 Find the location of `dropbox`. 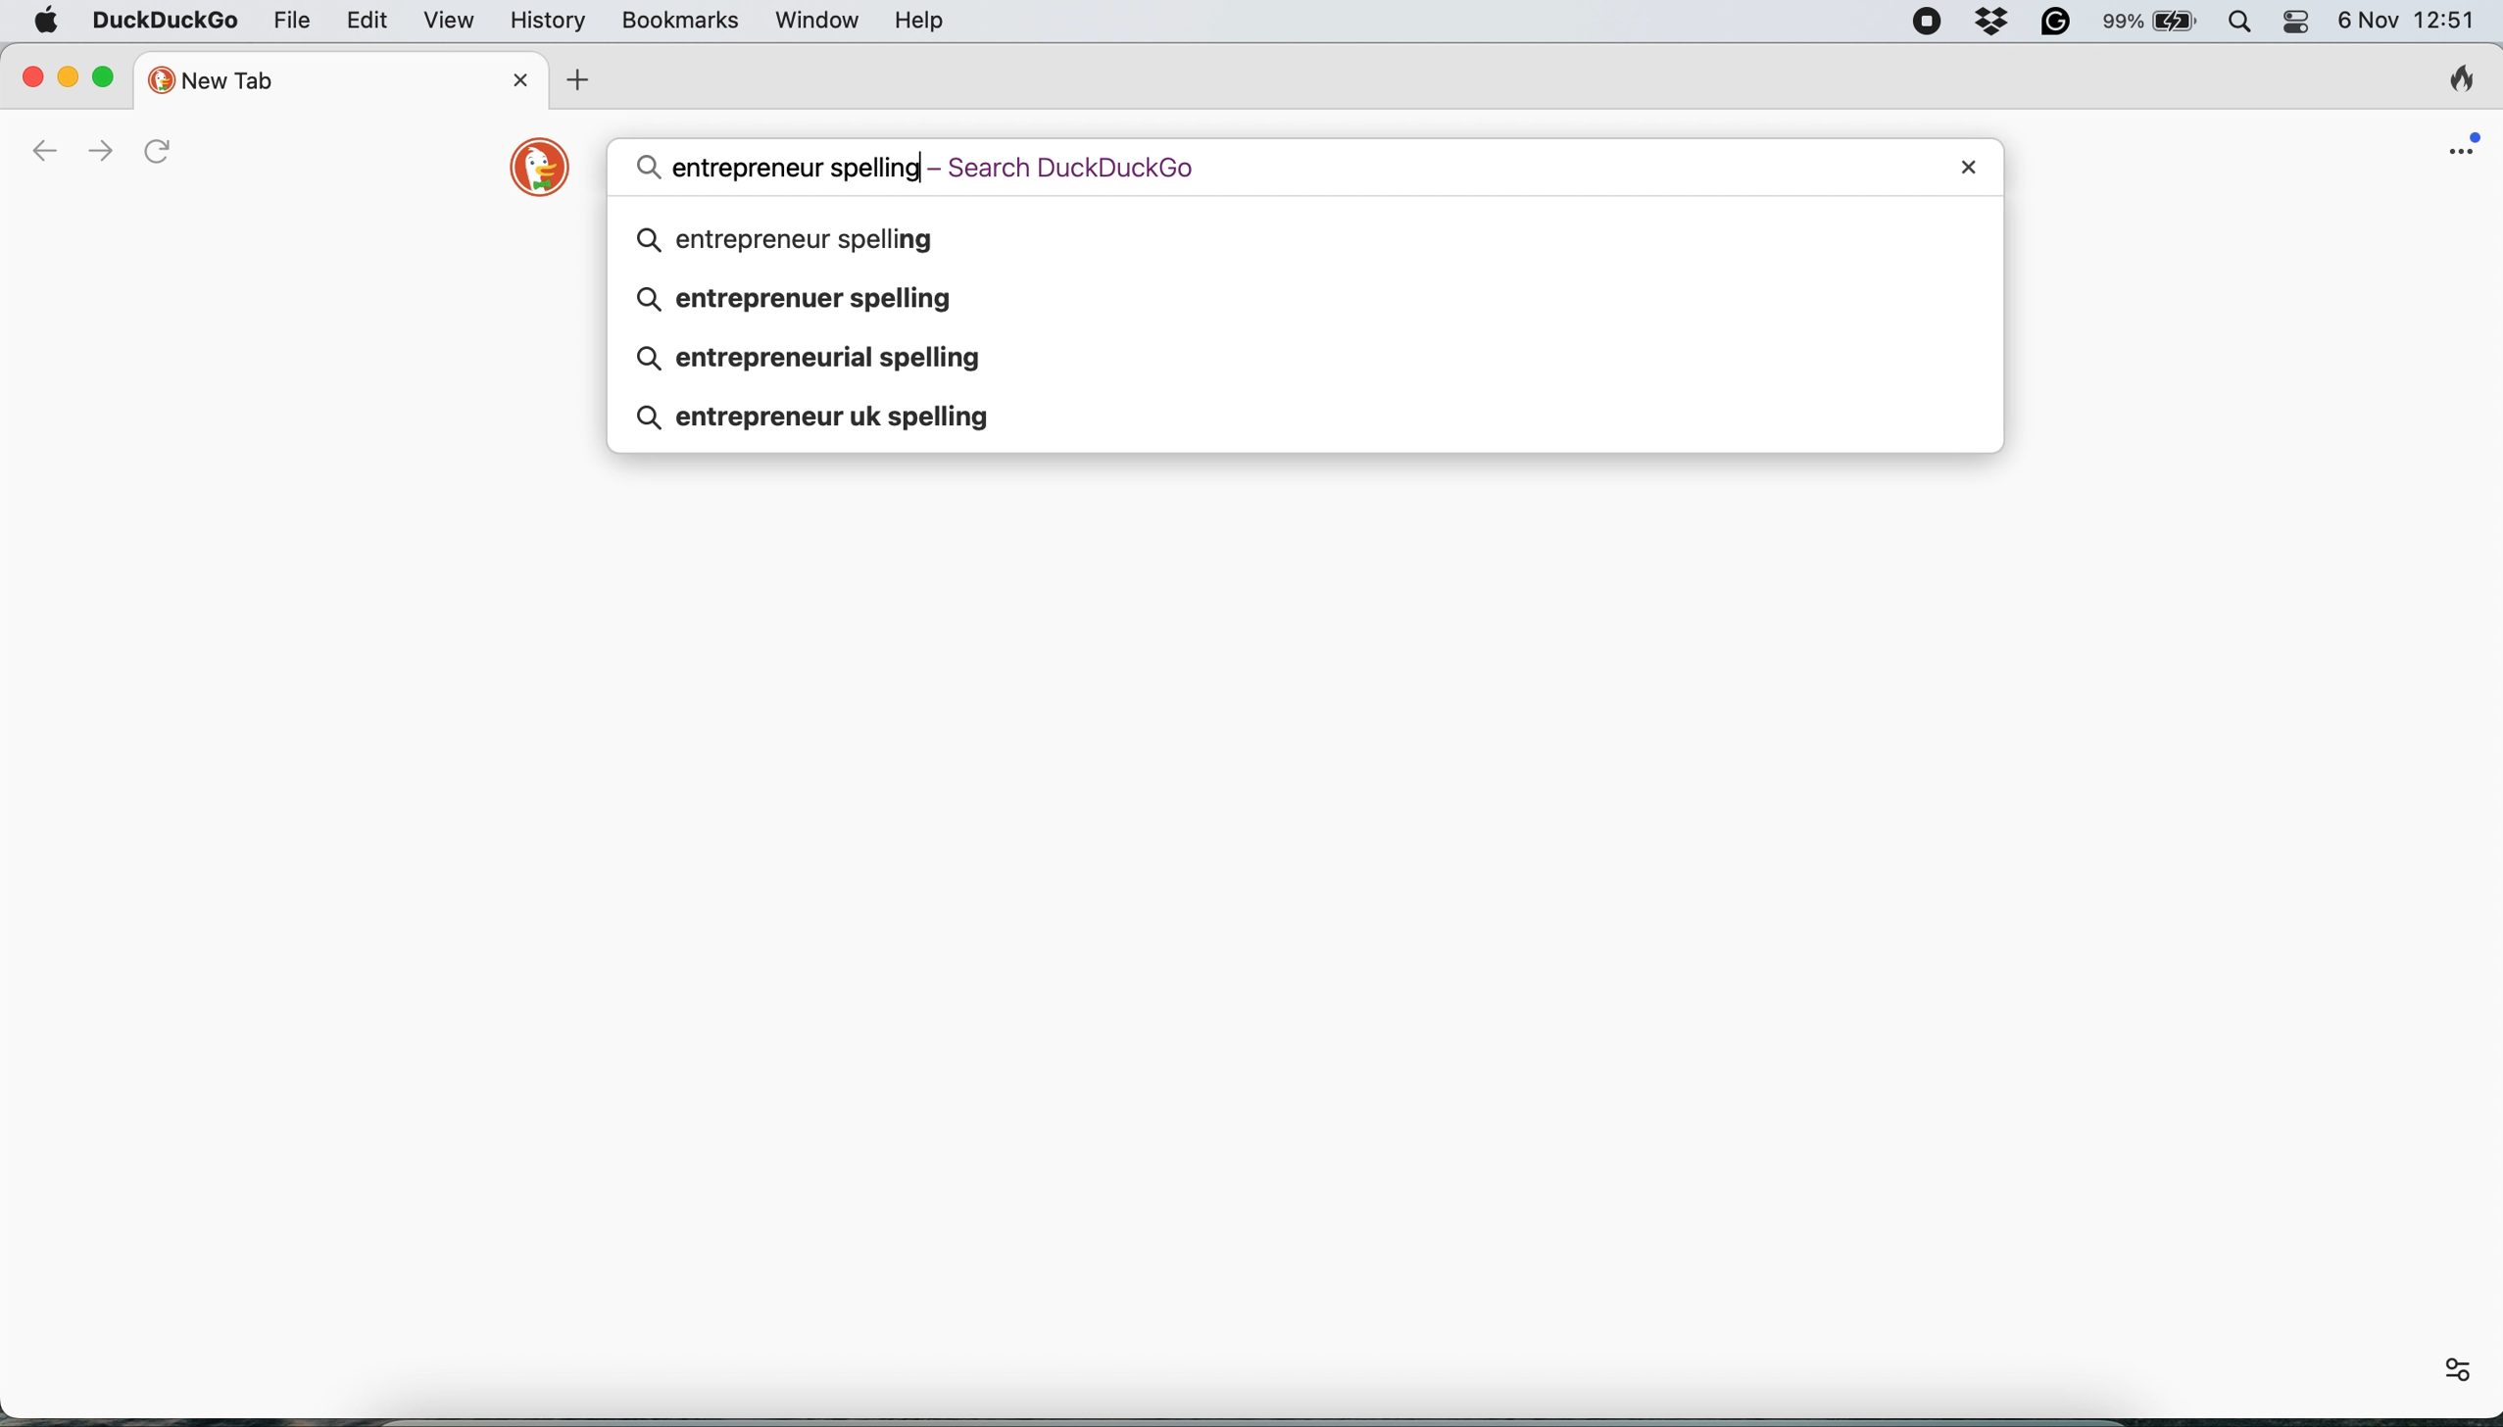

dropbox is located at coordinates (1988, 23).